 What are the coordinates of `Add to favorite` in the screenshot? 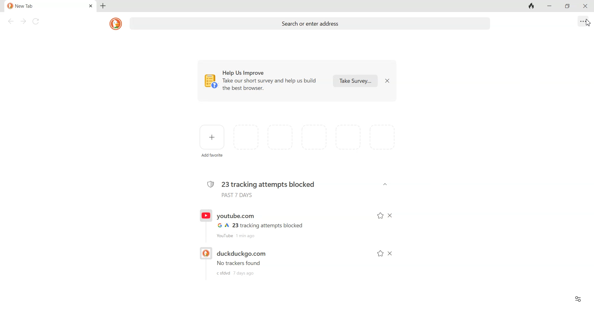 It's located at (381, 254).